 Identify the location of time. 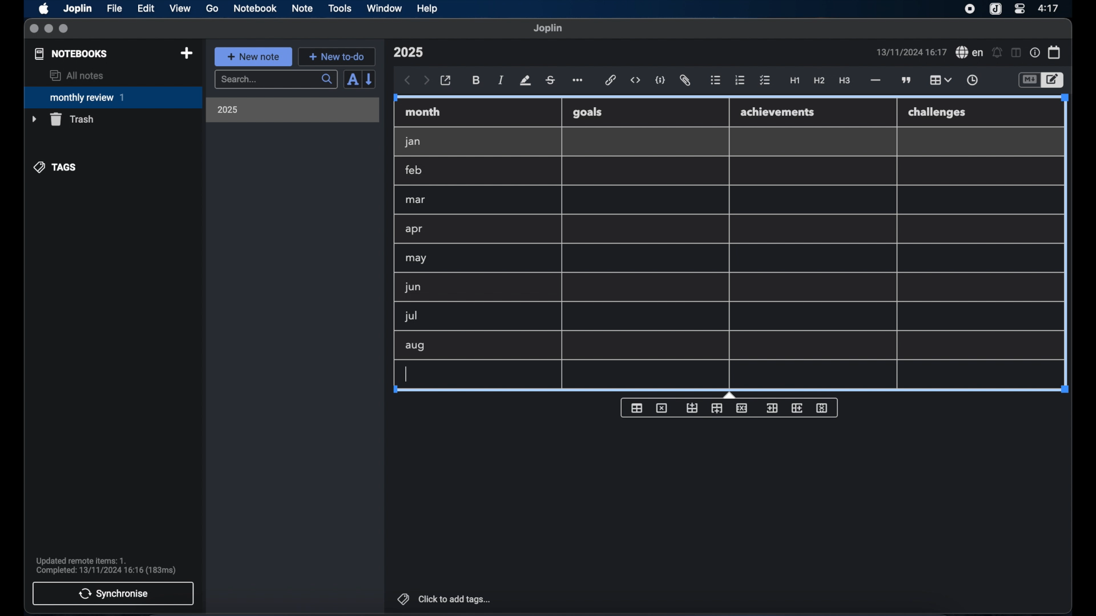
(1050, 8).